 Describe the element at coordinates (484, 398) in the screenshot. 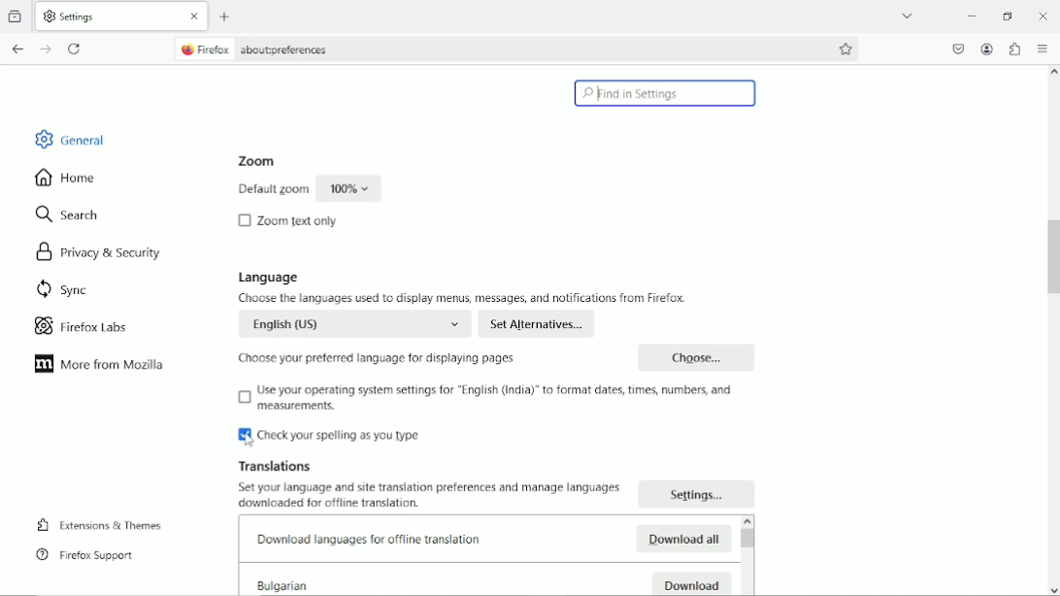

I see `Use your operating system settings for ''English (India)' to format dates, times,numbers and measurements.` at that location.